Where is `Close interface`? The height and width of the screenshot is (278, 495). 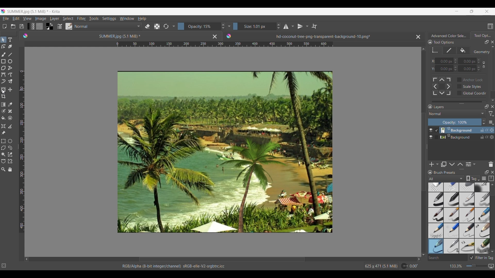 Close interface is located at coordinates (487, 11).